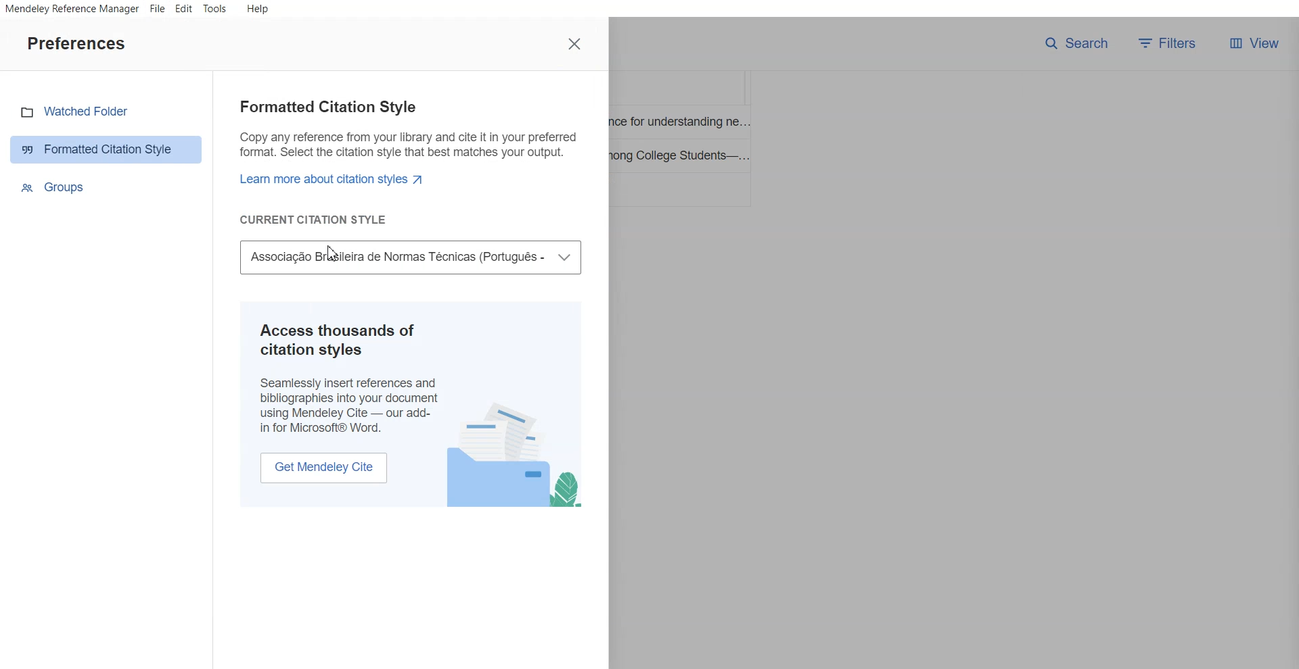  What do you see at coordinates (107, 149) in the screenshot?
I see `Formatted caption Style` at bounding box center [107, 149].